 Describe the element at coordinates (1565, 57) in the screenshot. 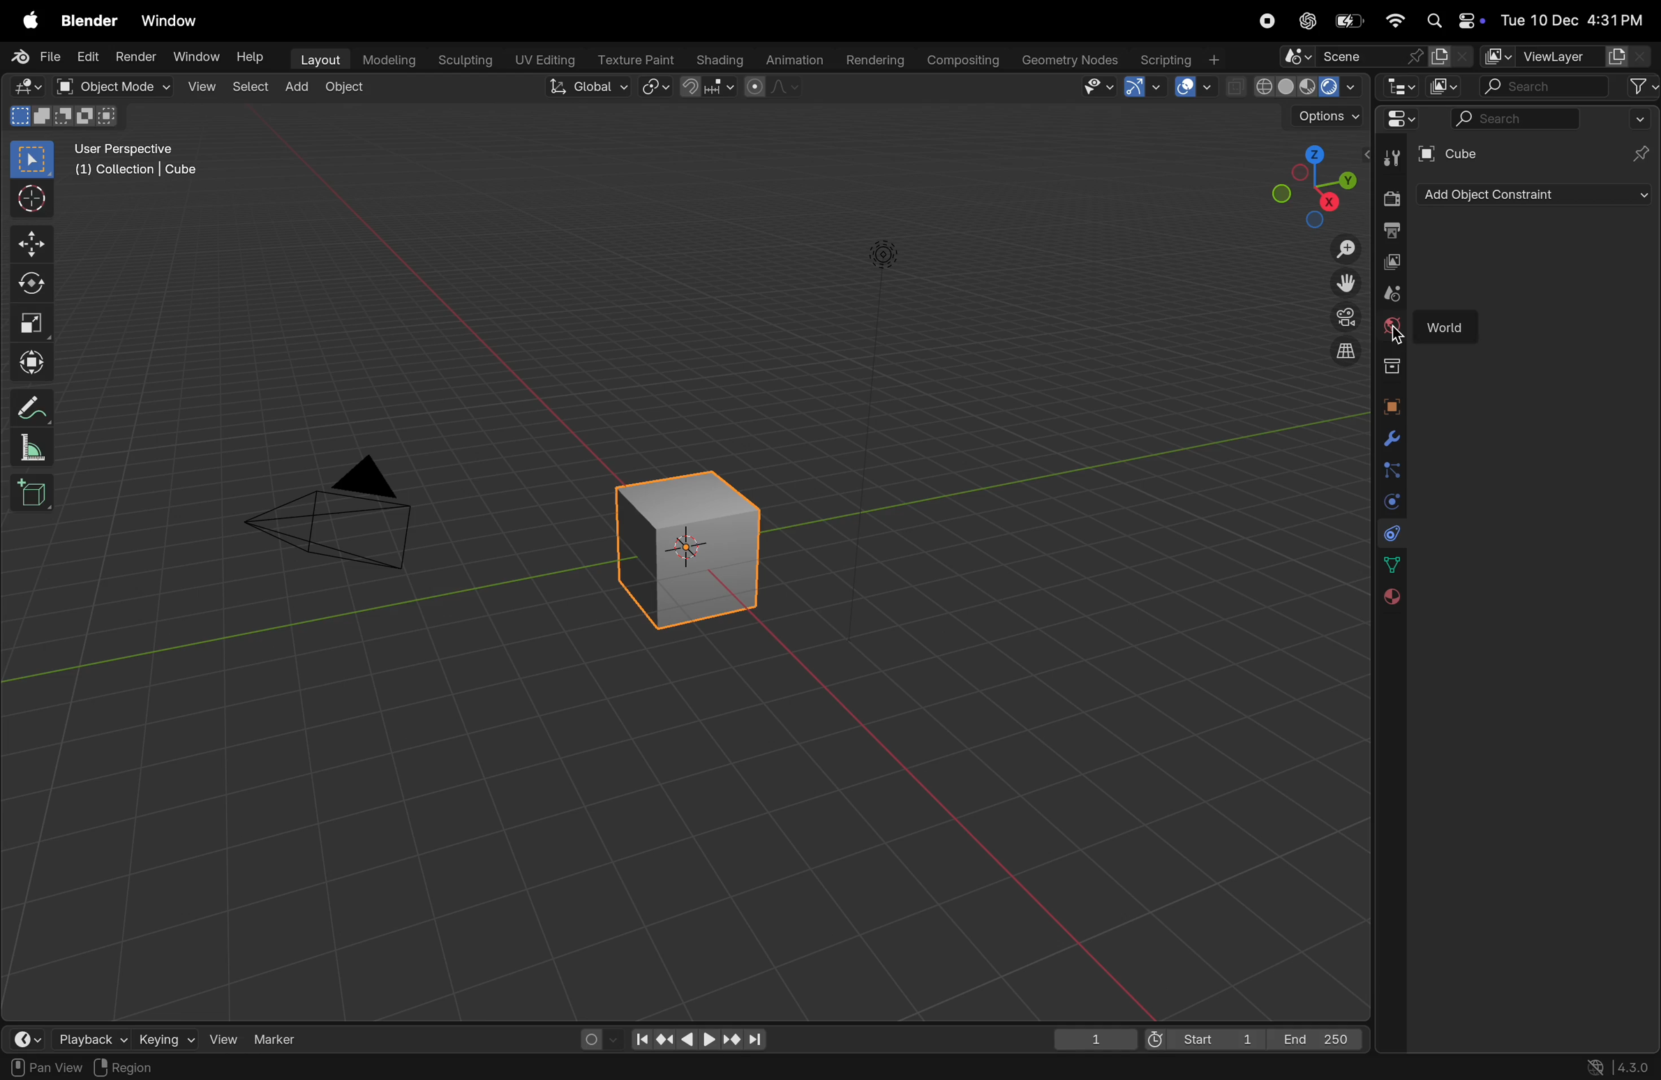

I see `View layer` at that location.